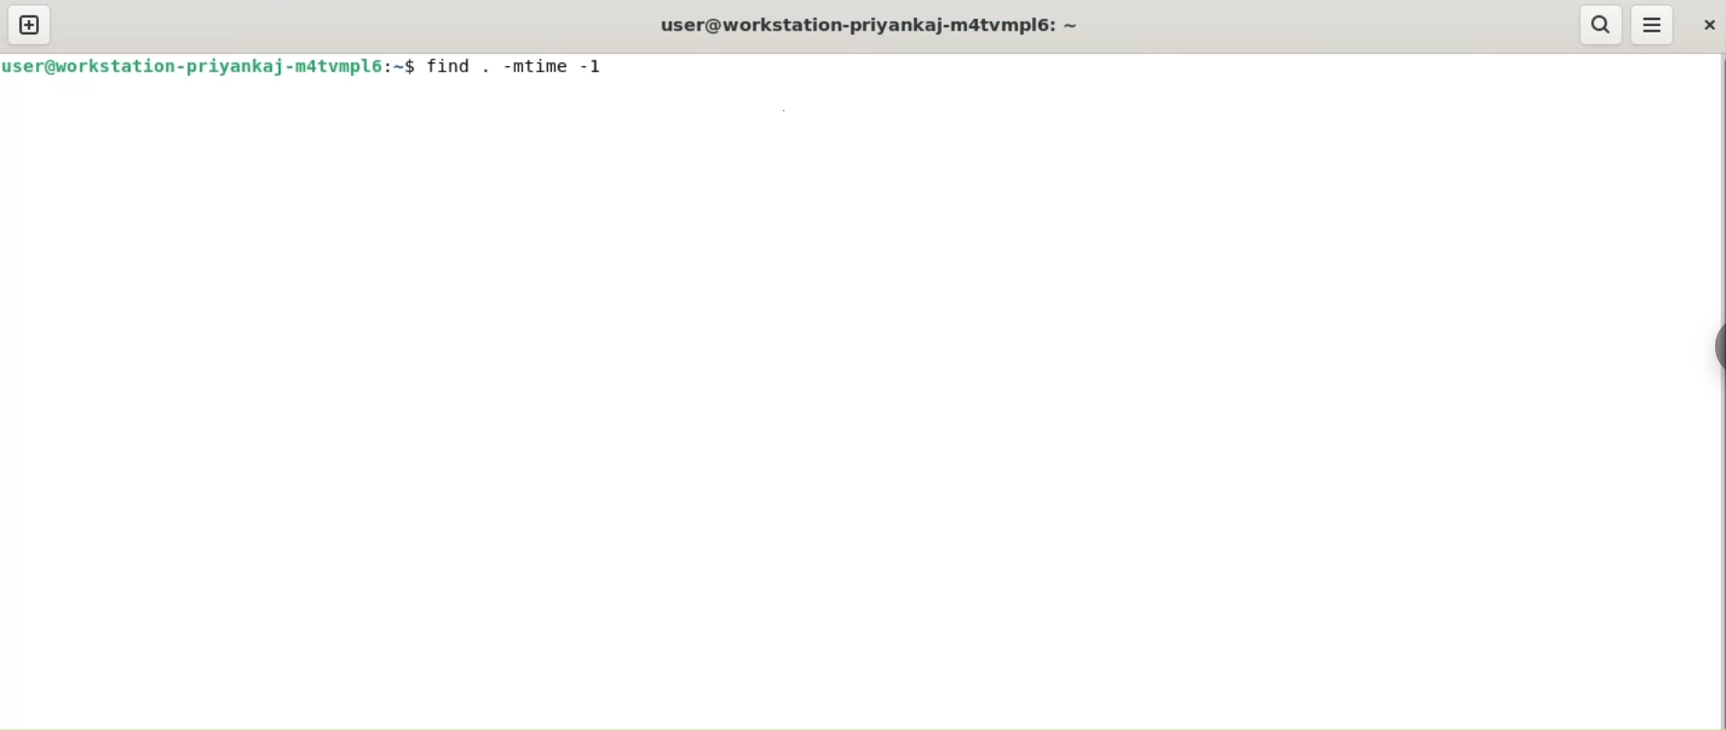 The width and height of the screenshot is (1726, 730). What do you see at coordinates (26, 24) in the screenshot?
I see `new tab` at bounding box center [26, 24].